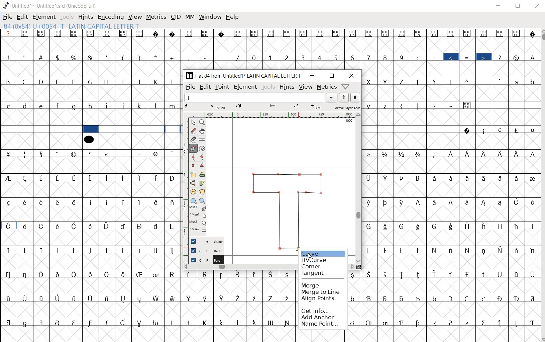 Image resolution: width=545 pixels, height=342 pixels. What do you see at coordinates (67, 16) in the screenshot?
I see `tools` at bounding box center [67, 16].